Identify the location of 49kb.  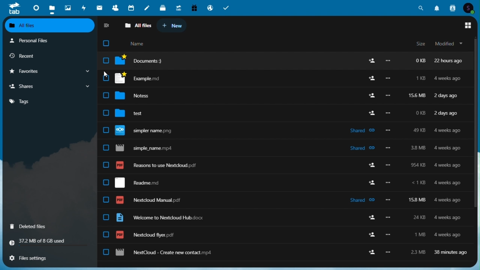
(418, 130).